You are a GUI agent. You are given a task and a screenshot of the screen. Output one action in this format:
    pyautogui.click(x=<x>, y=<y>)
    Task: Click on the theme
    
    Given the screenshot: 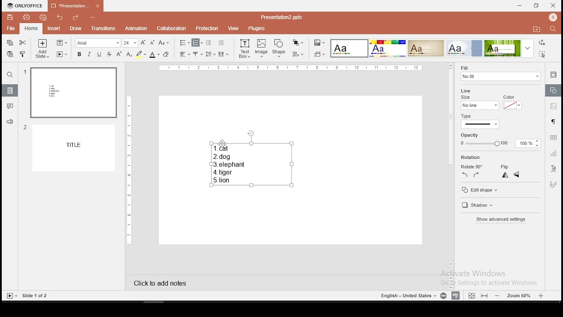 What is the action you would take?
    pyautogui.click(x=350, y=48)
    